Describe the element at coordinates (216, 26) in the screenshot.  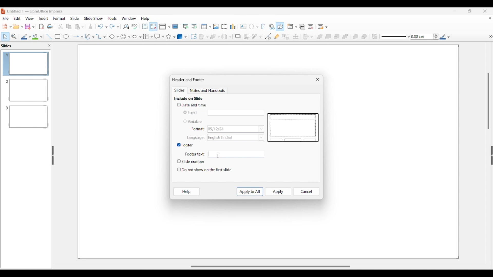
I see `Insert image` at that location.